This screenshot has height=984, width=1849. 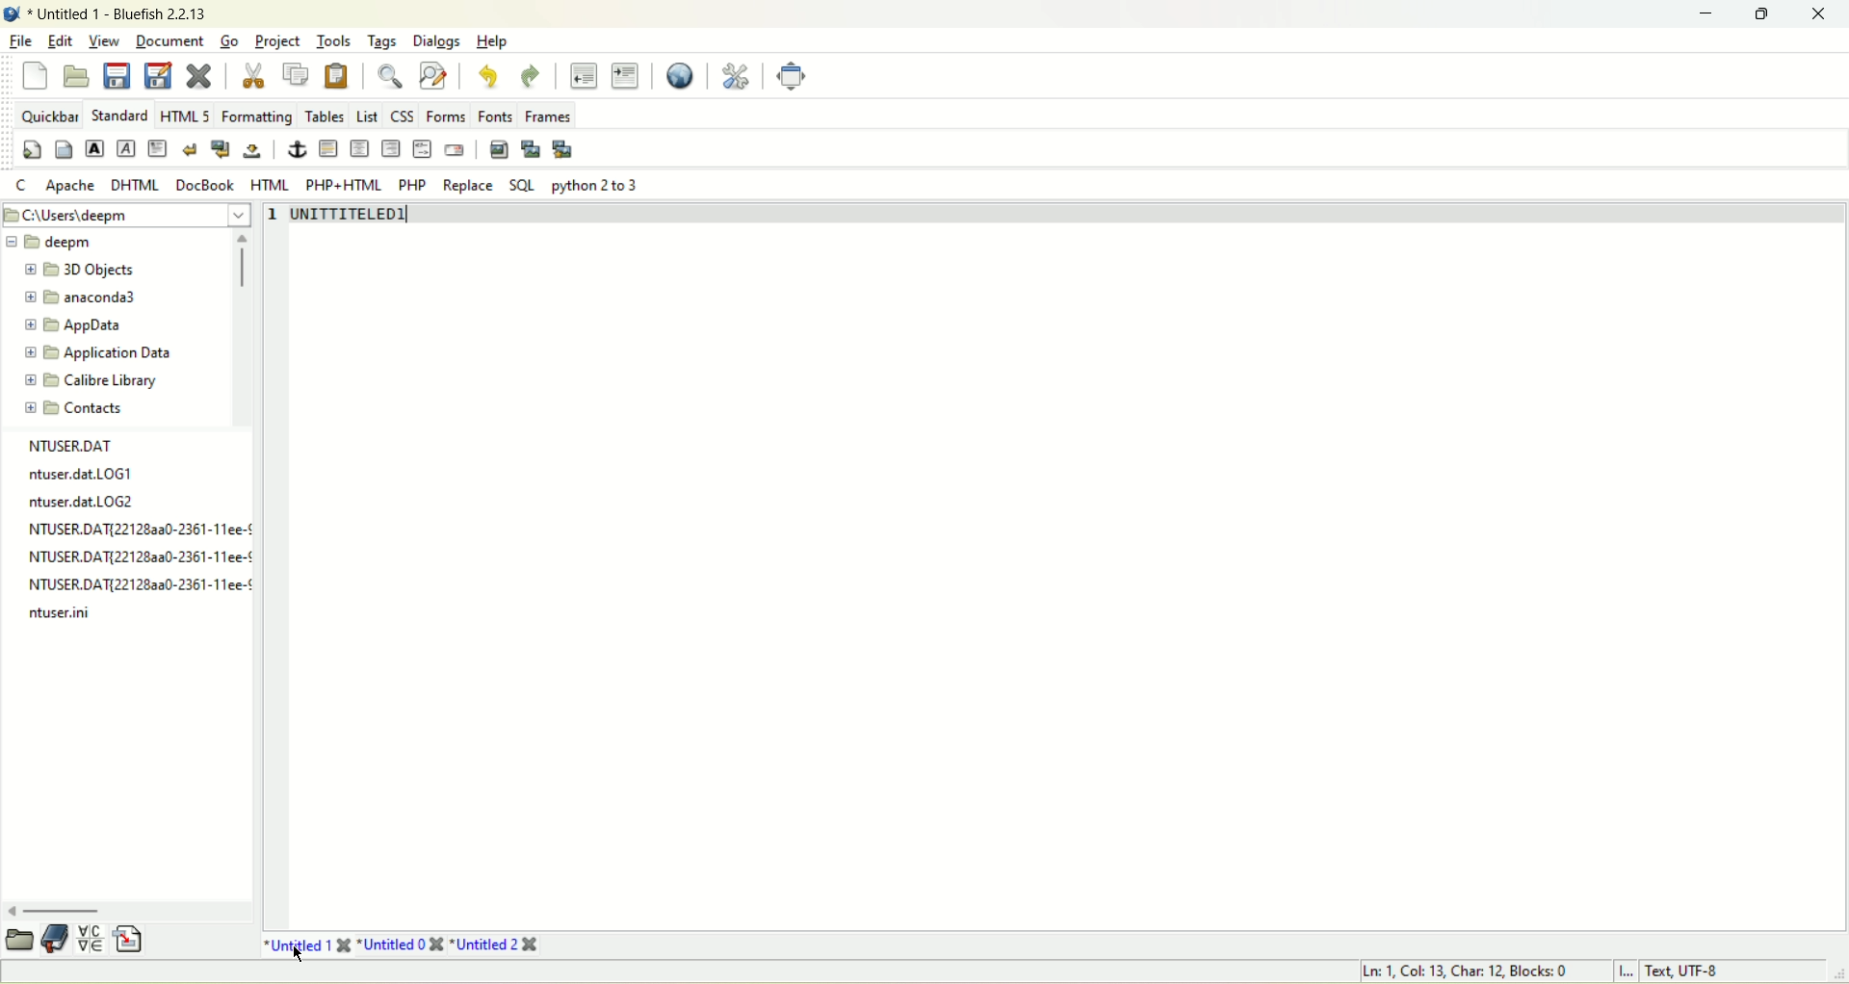 What do you see at coordinates (133, 187) in the screenshot?
I see `DHTML` at bounding box center [133, 187].